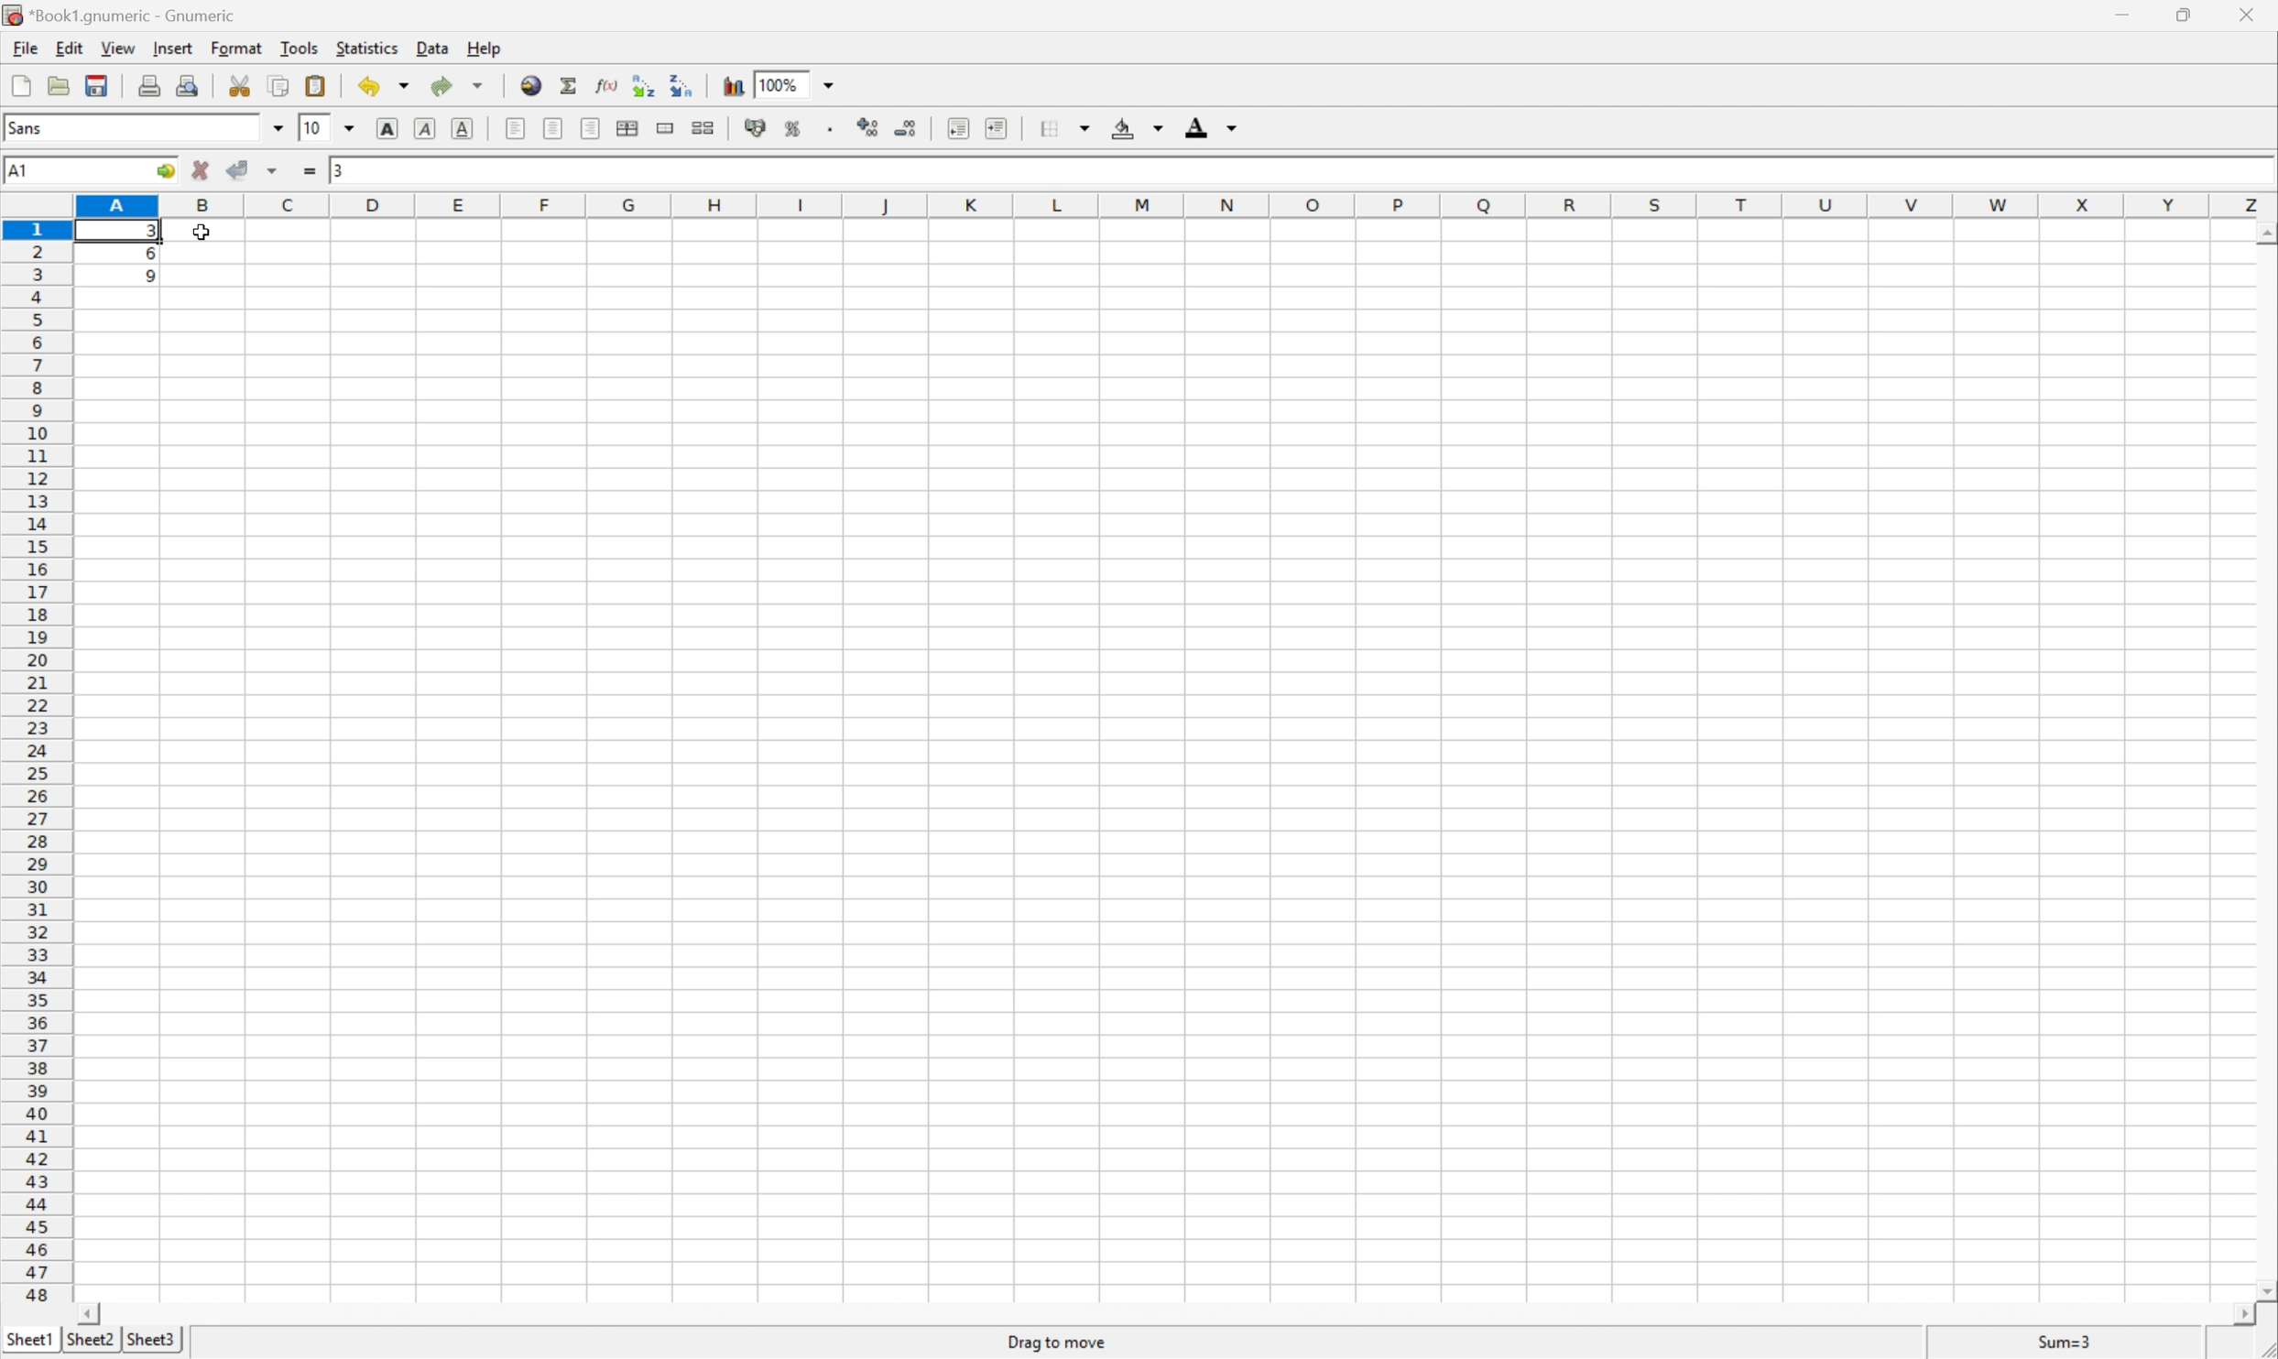 The image size is (2278, 1359). What do you see at coordinates (190, 82) in the screenshot?
I see `Print preview` at bounding box center [190, 82].